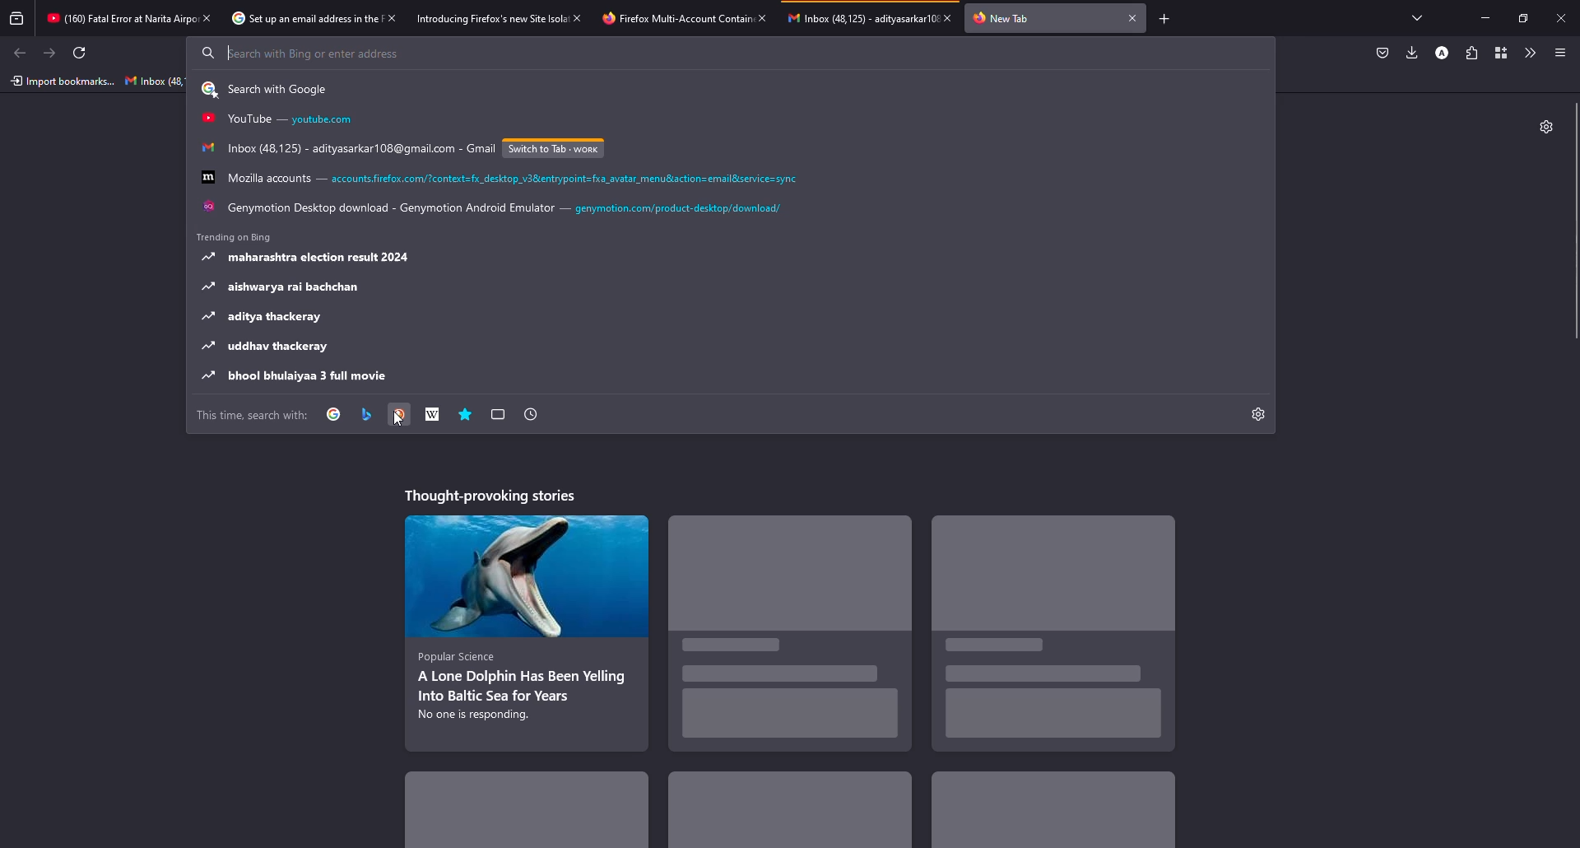  What do you see at coordinates (155, 81) in the screenshot?
I see `inbox` at bounding box center [155, 81].